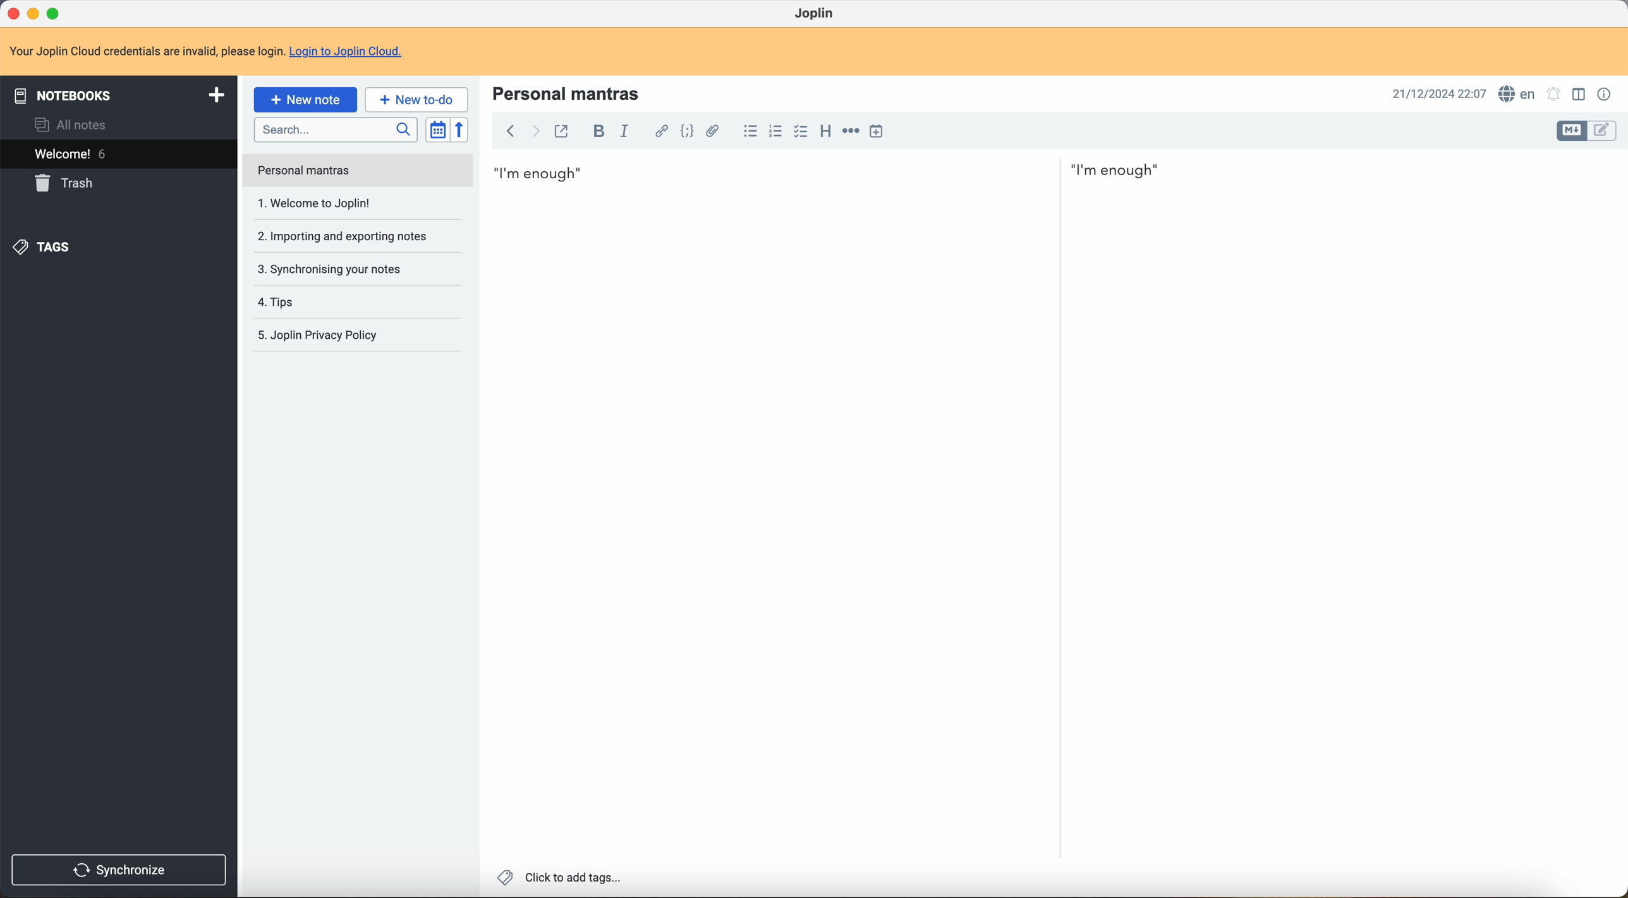  Describe the element at coordinates (1555, 94) in the screenshot. I see `set alarm` at that location.